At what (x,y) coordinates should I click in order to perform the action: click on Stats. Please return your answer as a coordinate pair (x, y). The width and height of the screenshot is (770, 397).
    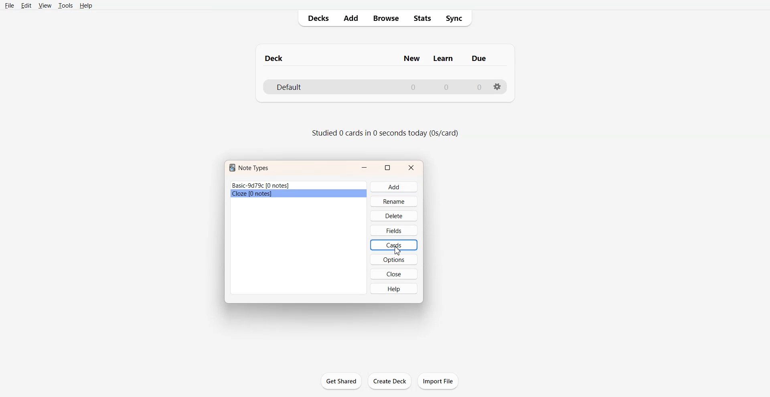
    Looking at the image, I should click on (422, 18).